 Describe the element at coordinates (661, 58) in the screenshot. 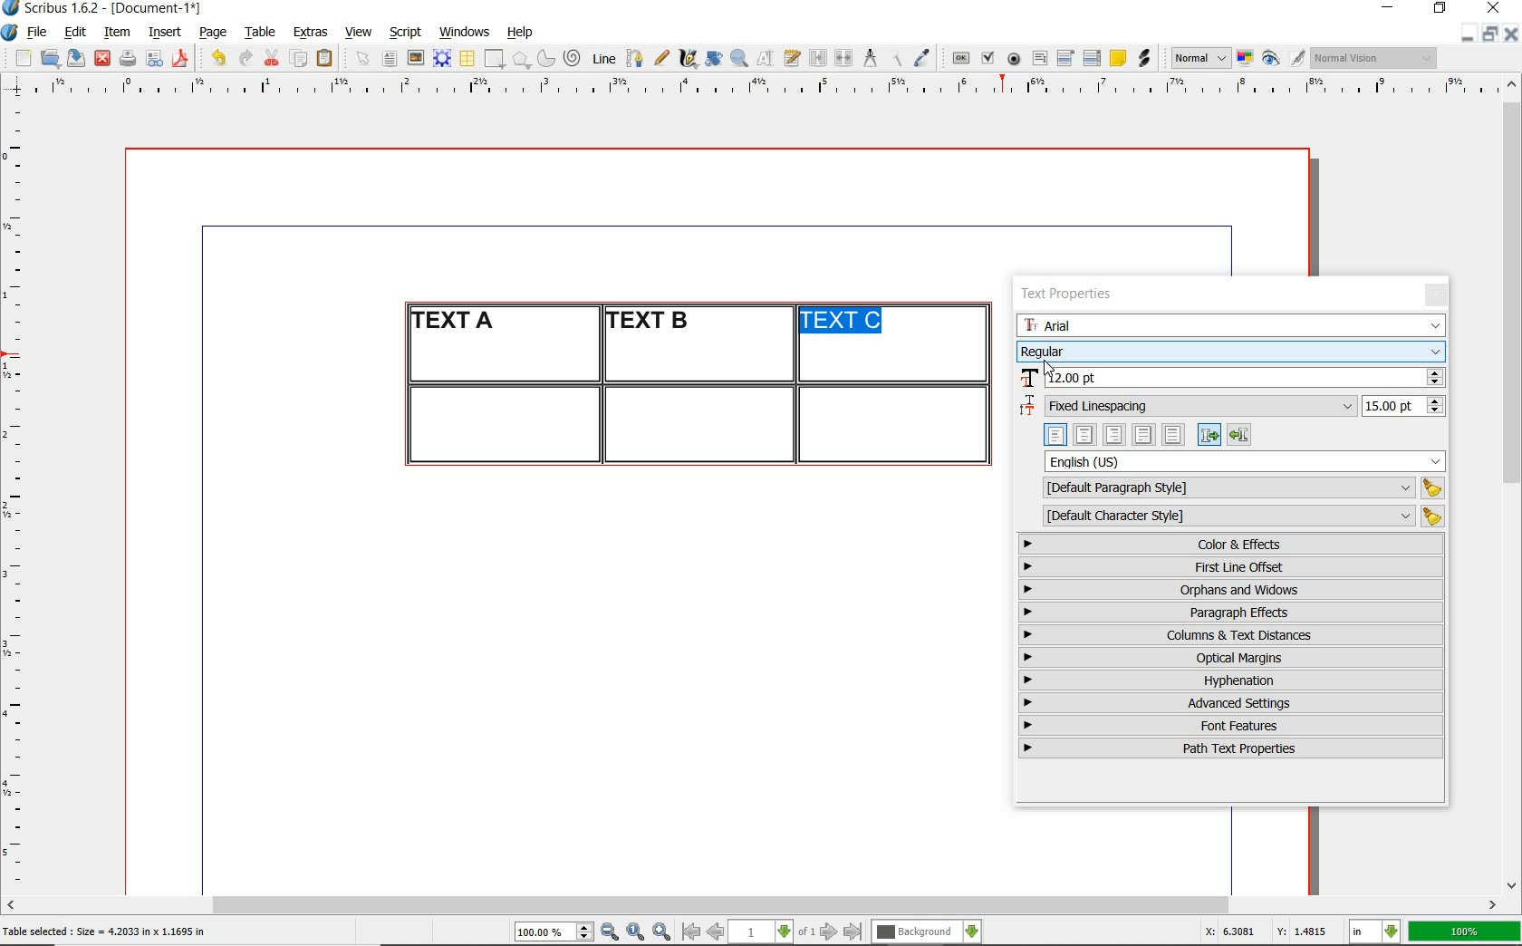

I see `freehand line` at that location.